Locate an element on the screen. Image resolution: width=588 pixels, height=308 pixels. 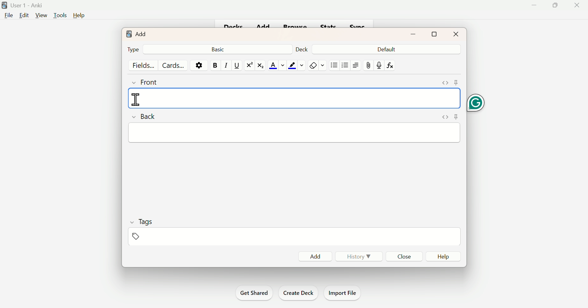
Subscript is located at coordinates (260, 65).